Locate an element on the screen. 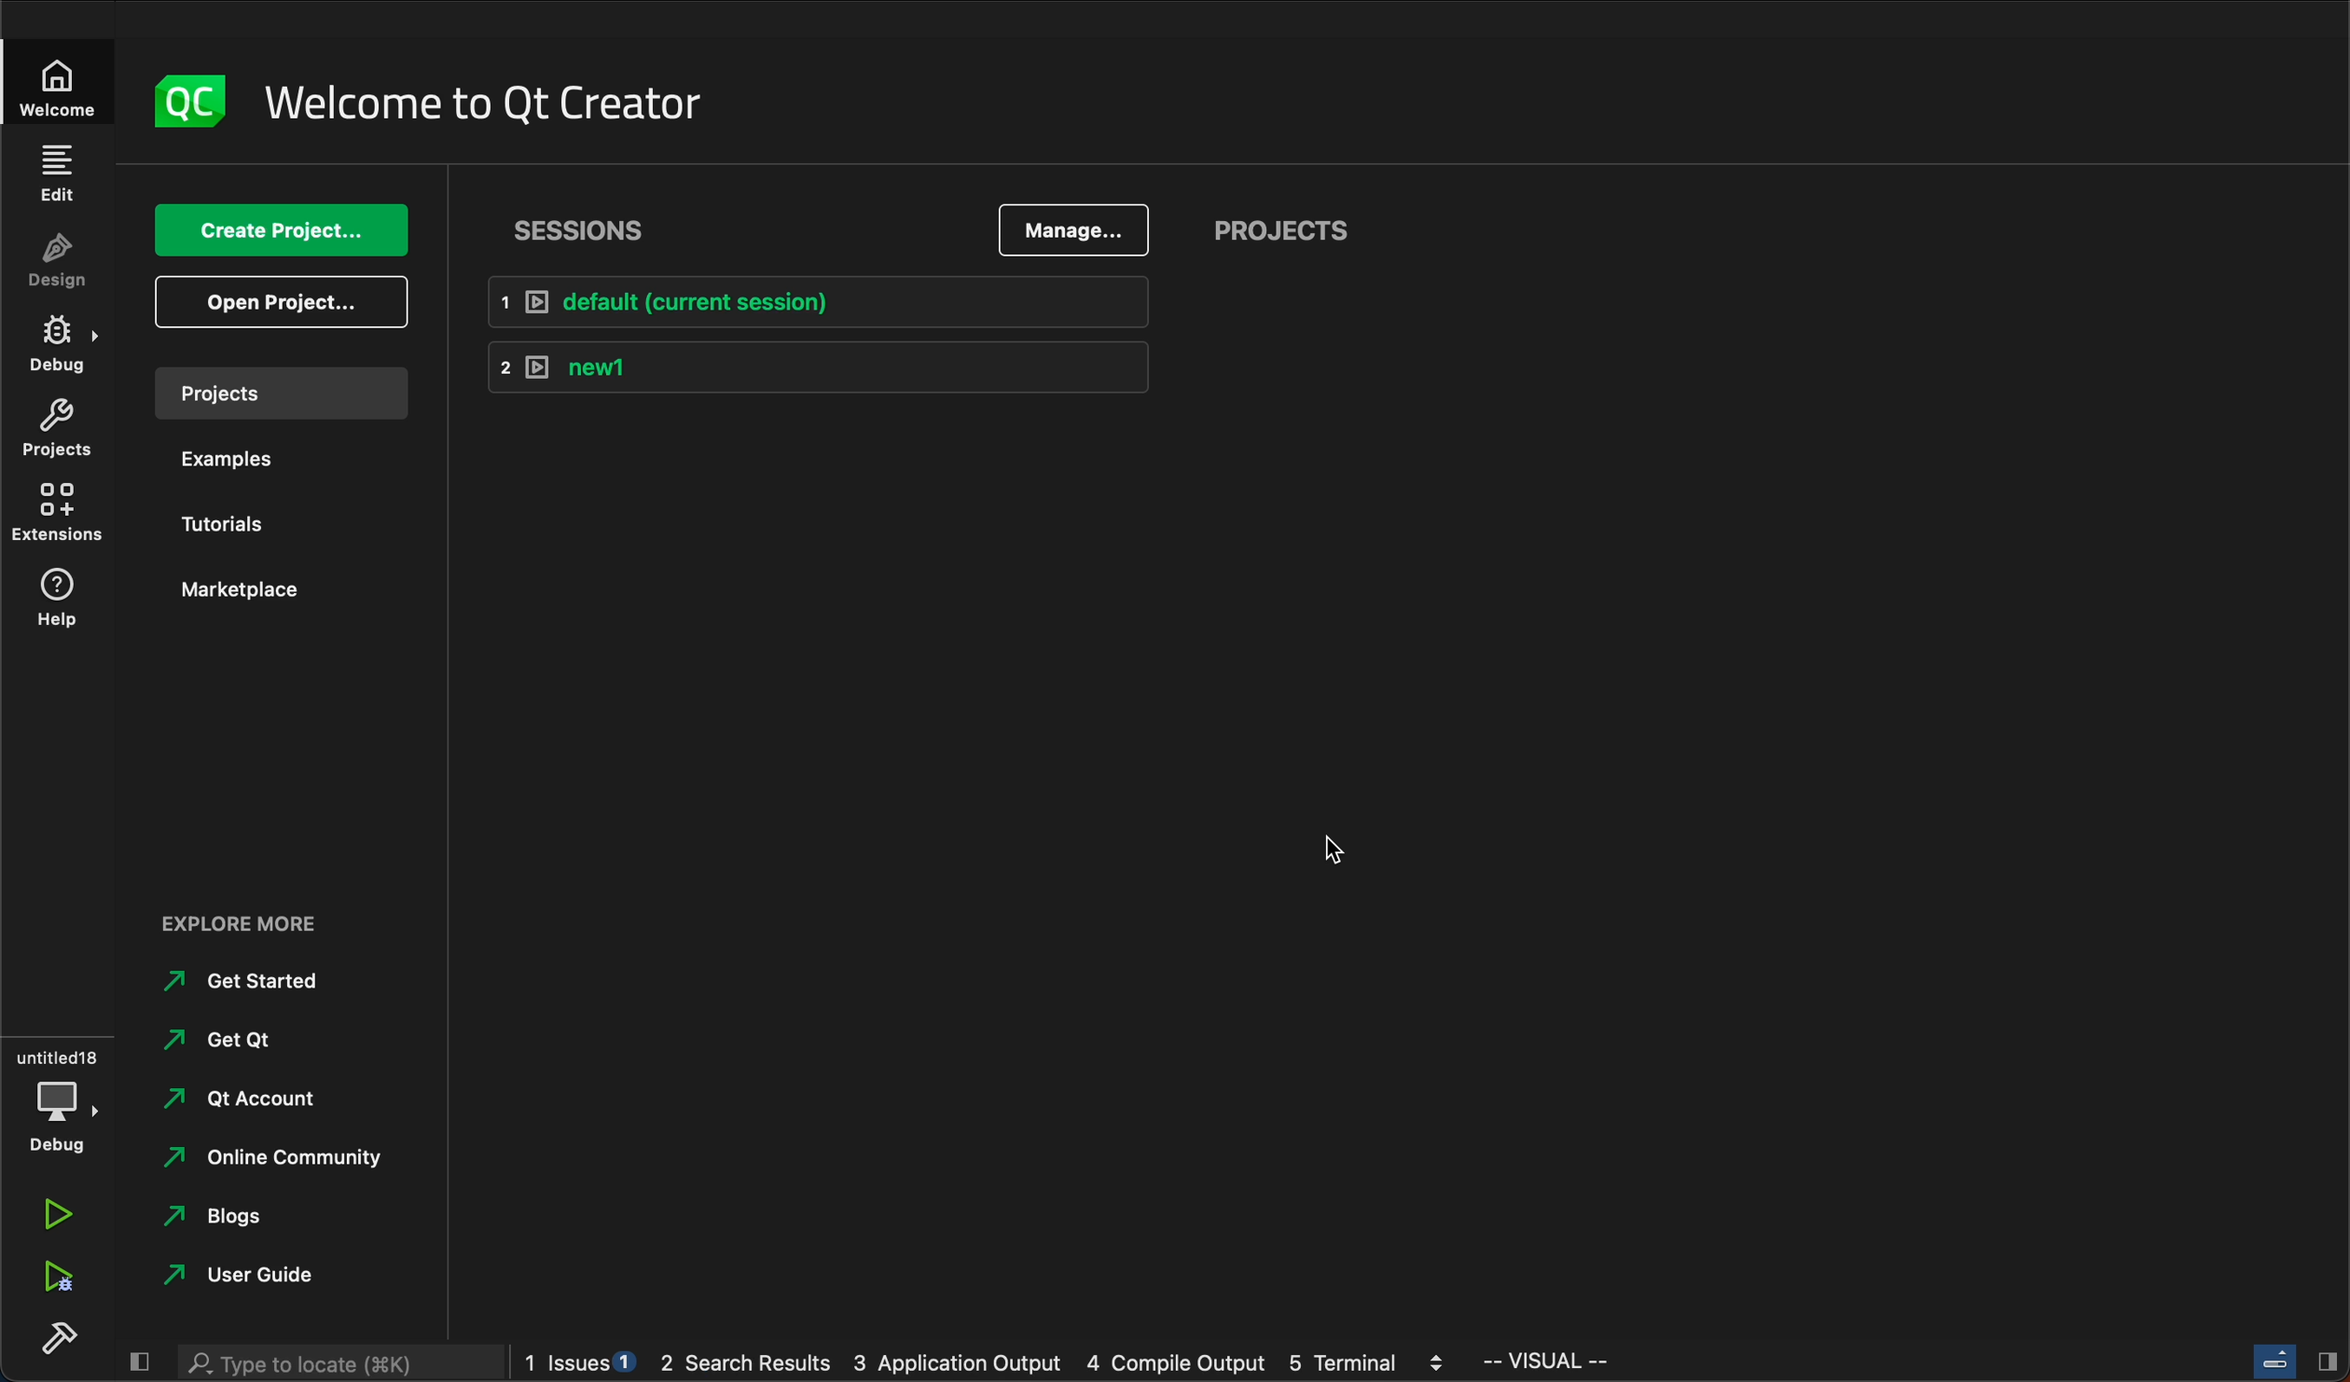 This screenshot has width=2350, height=1382. design is located at coordinates (62, 260).